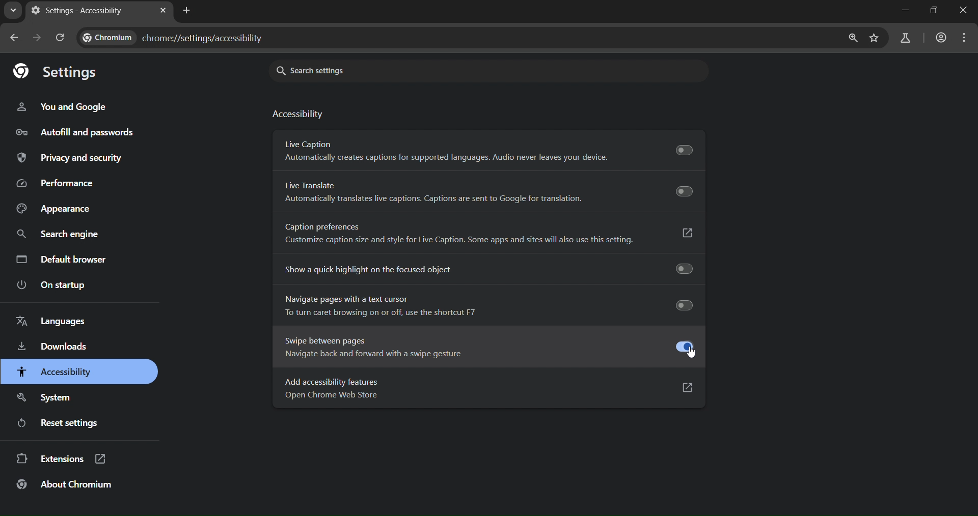 This screenshot has width=978, height=516. What do you see at coordinates (381, 69) in the screenshot?
I see `search settings` at bounding box center [381, 69].